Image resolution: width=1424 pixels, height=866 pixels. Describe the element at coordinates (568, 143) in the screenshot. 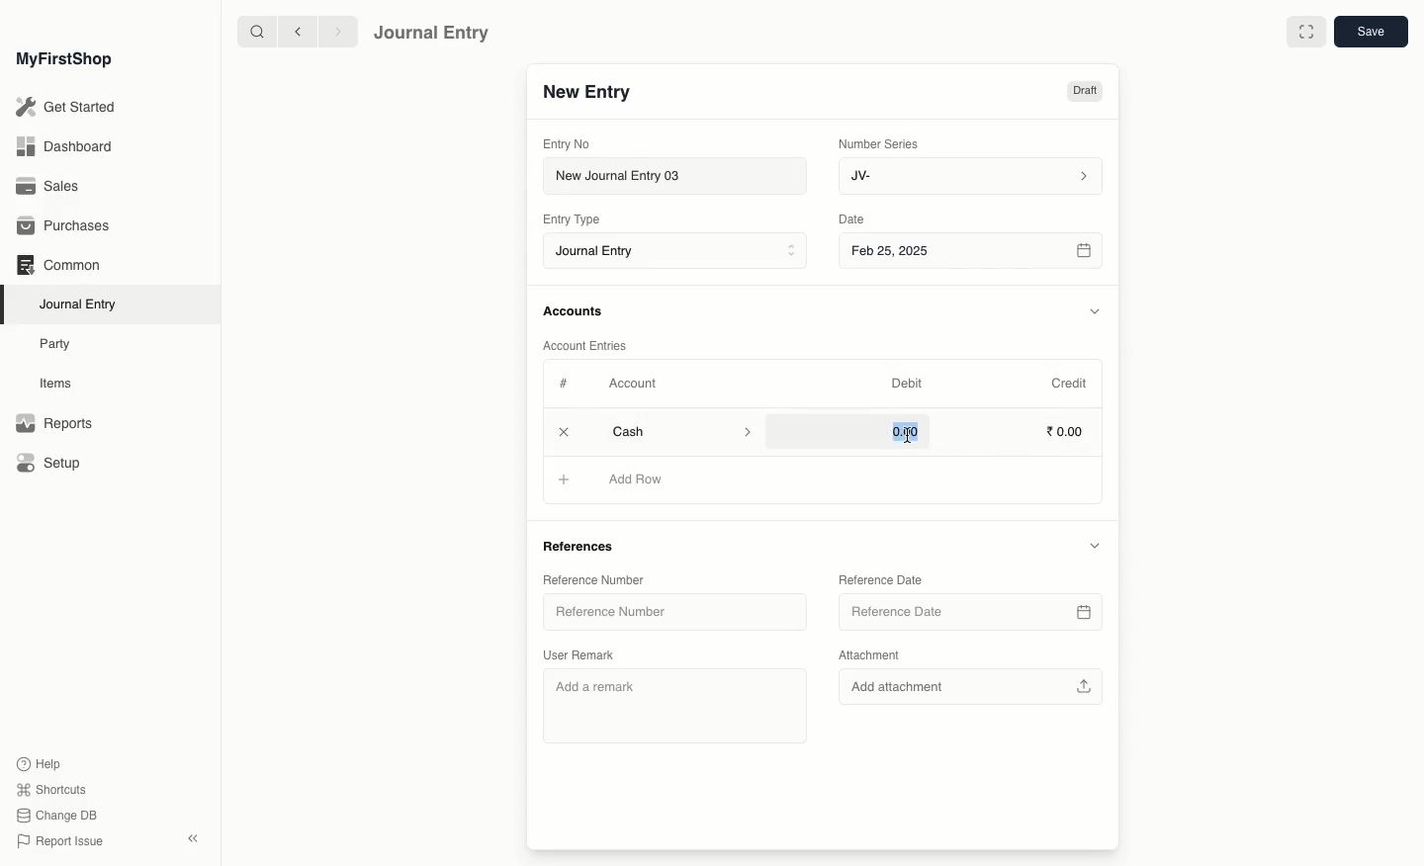

I see `Entry No` at that location.